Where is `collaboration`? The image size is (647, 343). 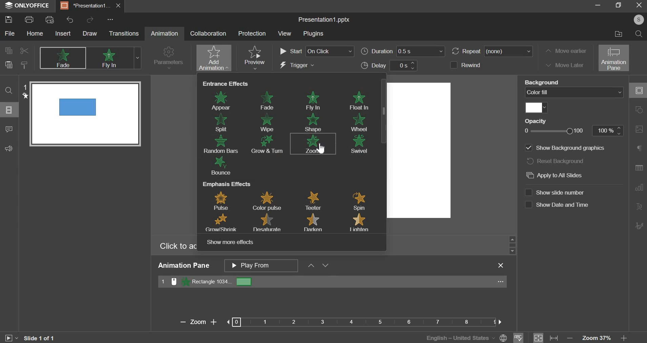 collaboration is located at coordinates (209, 33).